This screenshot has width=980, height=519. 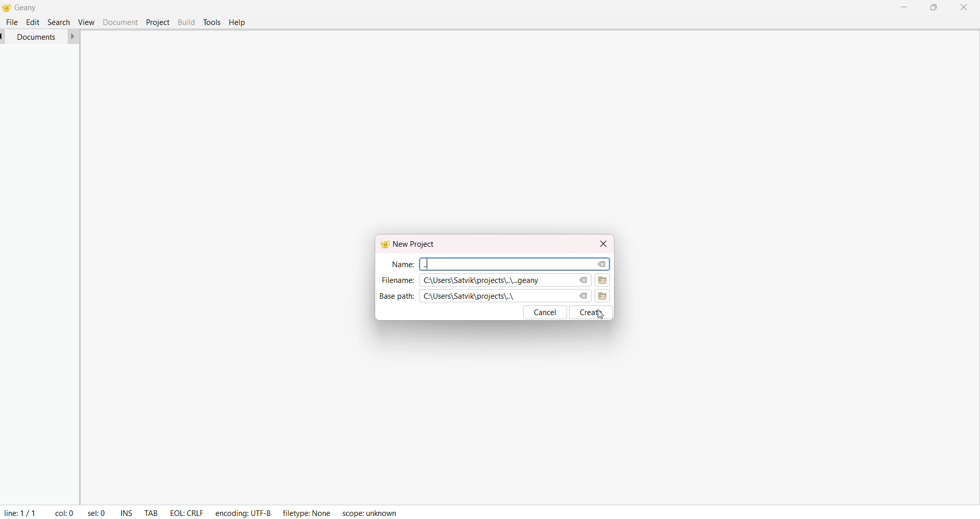 What do you see at coordinates (429, 263) in the screenshot?
I see `..` at bounding box center [429, 263].